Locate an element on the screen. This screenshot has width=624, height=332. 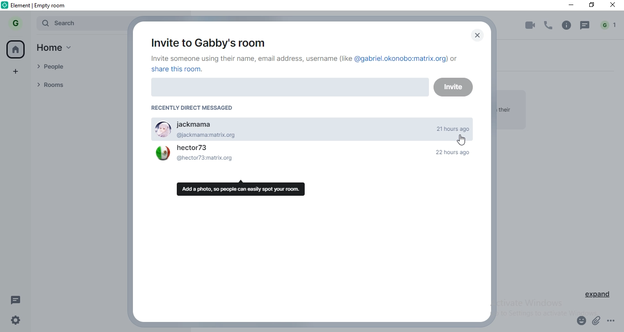
restore is located at coordinates (592, 6).